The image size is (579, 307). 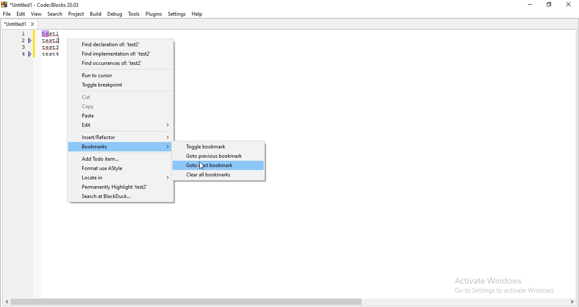 What do you see at coordinates (220, 156) in the screenshot?
I see `Goto previous bookmark` at bounding box center [220, 156].